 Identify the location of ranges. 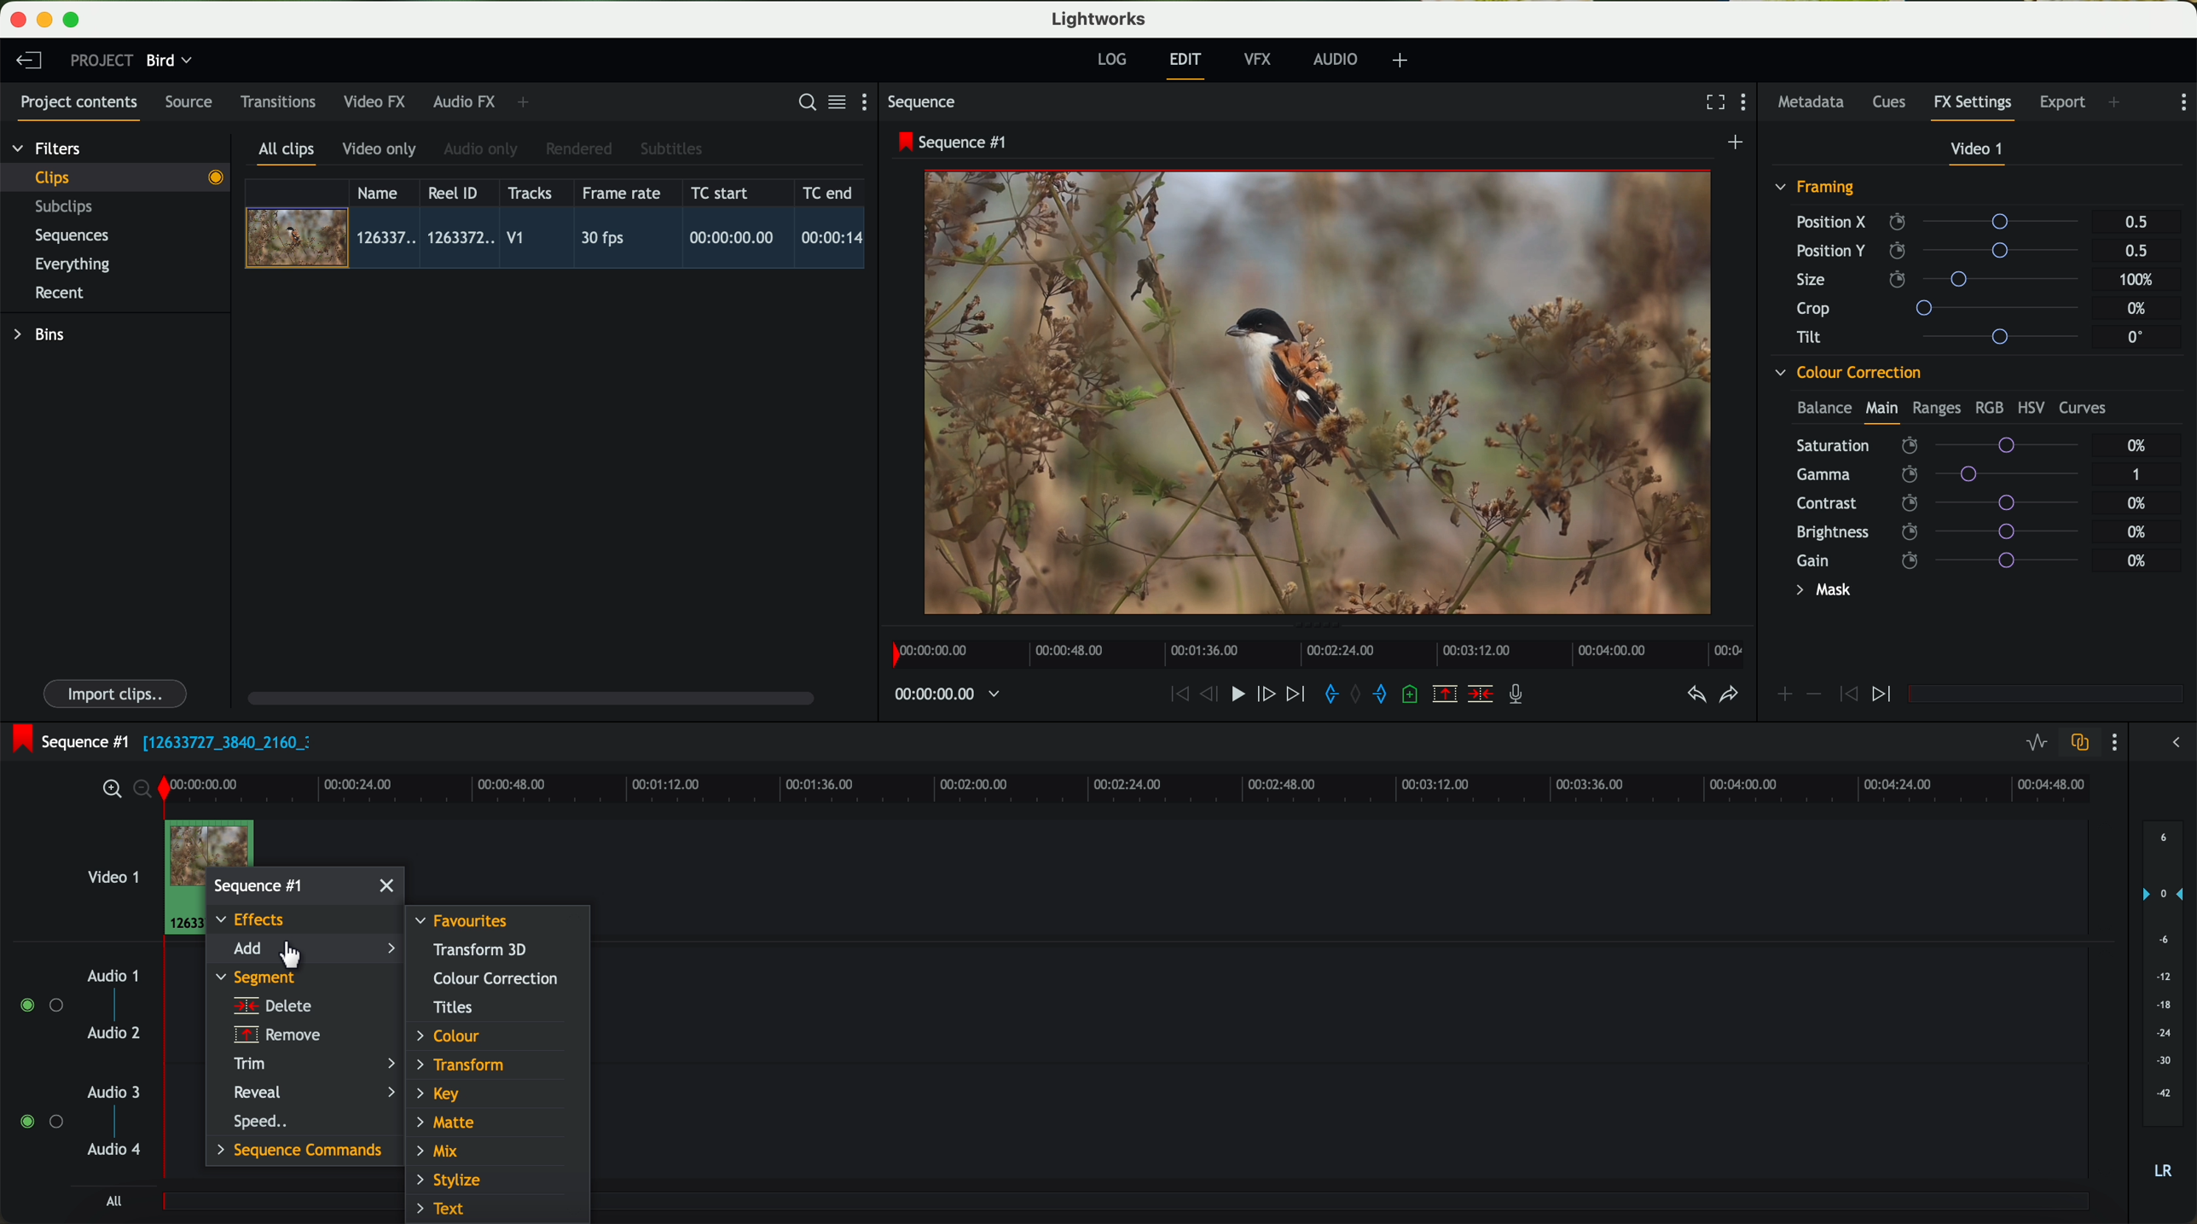
(1936, 407).